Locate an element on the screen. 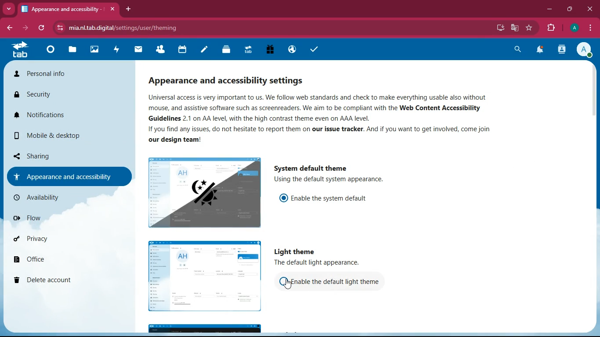 This screenshot has height=337, width=600. sharing is located at coordinates (63, 155).